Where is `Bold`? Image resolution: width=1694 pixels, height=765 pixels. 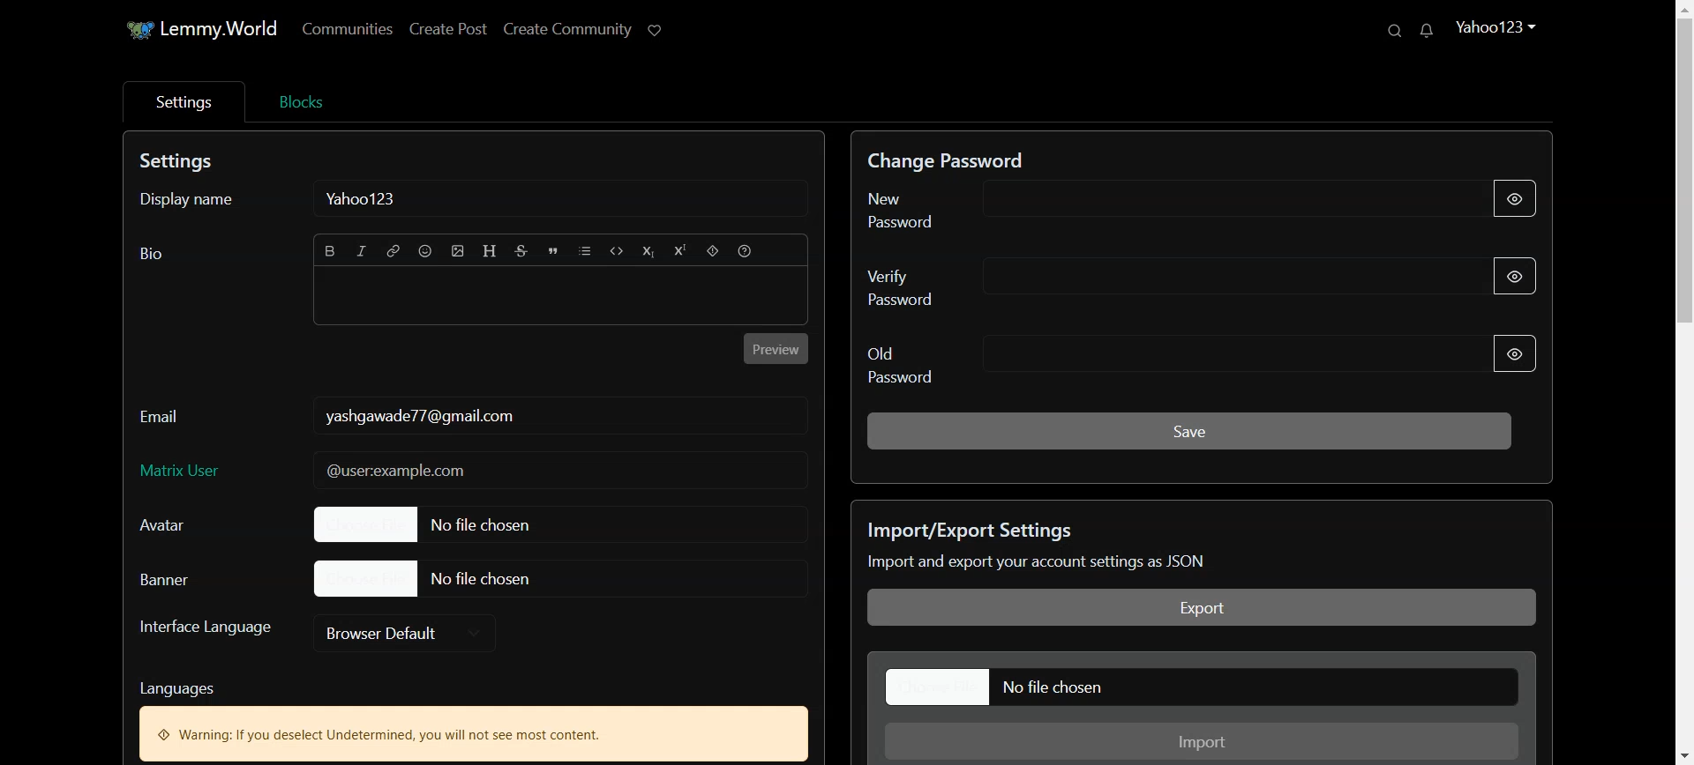
Bold is located at coordinates (331, 251).